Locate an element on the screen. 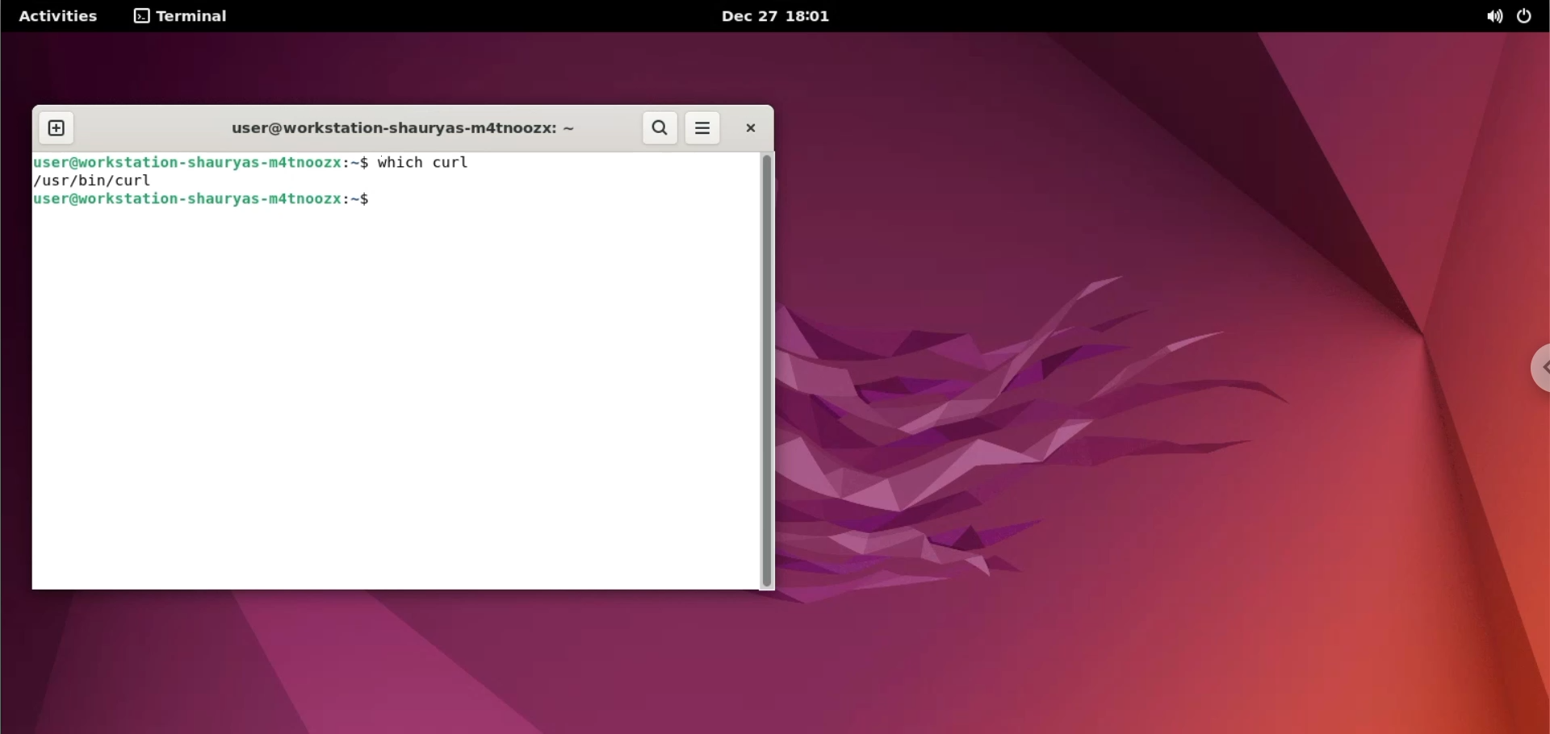 This screenshot has width=1550, height=734. search is located at coordinates (660, 128).